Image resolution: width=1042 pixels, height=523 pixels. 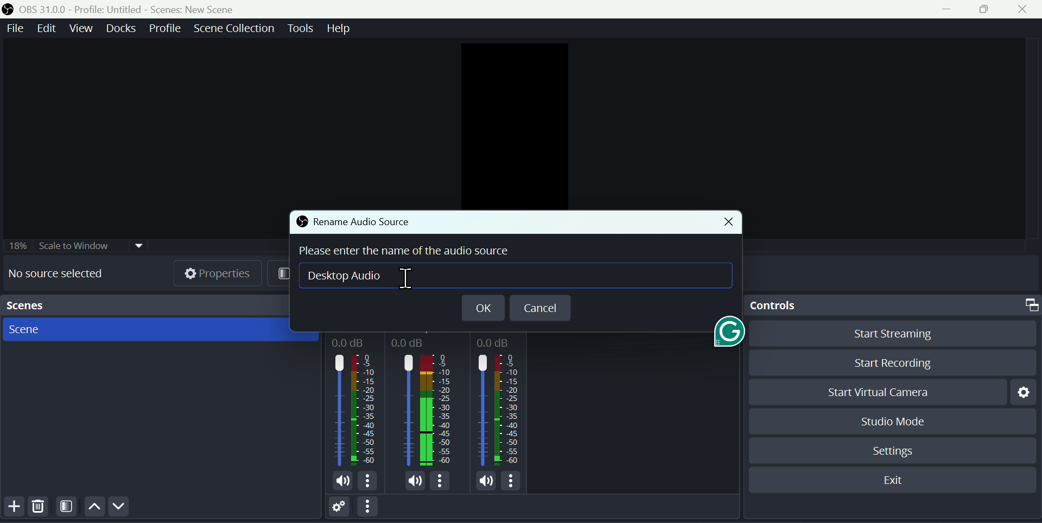 What do you see at coordinates (358, 277) in the screenshot?
I see `Desktop audio` at bounding box center [358, 277].